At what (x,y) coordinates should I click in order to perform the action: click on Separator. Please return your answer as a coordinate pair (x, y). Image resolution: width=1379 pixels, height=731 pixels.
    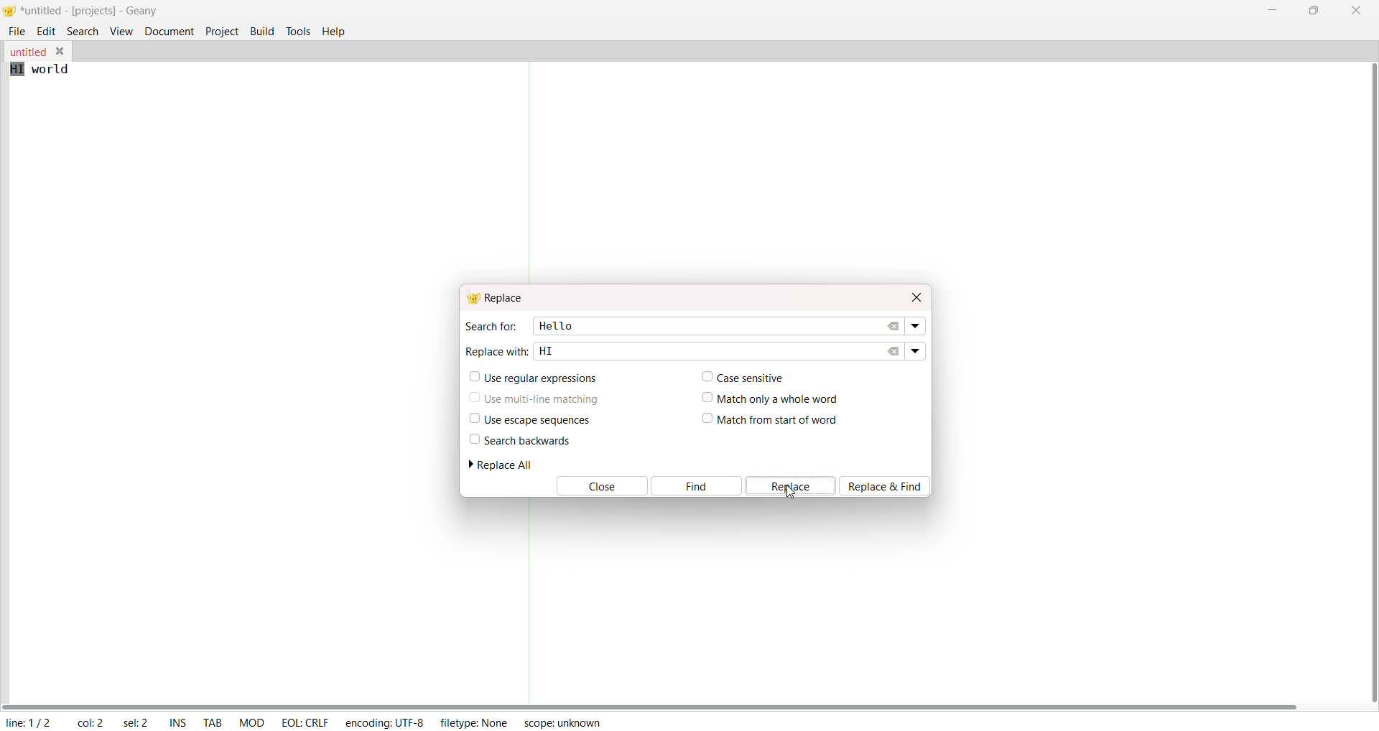
    Looking at the image, I should click on (529, 601).